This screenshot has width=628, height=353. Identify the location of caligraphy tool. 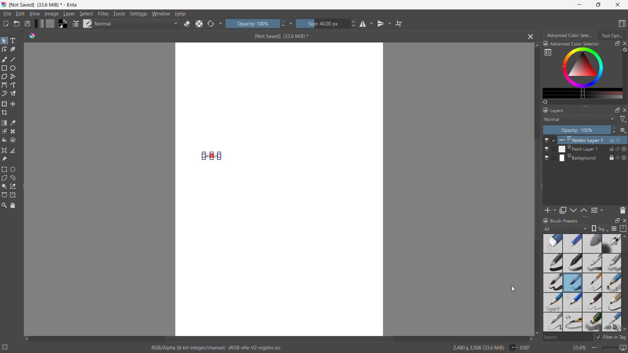
(13, 49).